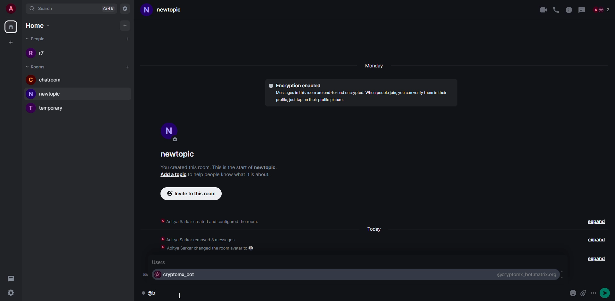 This screenshot has height=301, width=615. Describe the element at coordinates (47, 94) in the screenshot. I see `newtopic` at that location.